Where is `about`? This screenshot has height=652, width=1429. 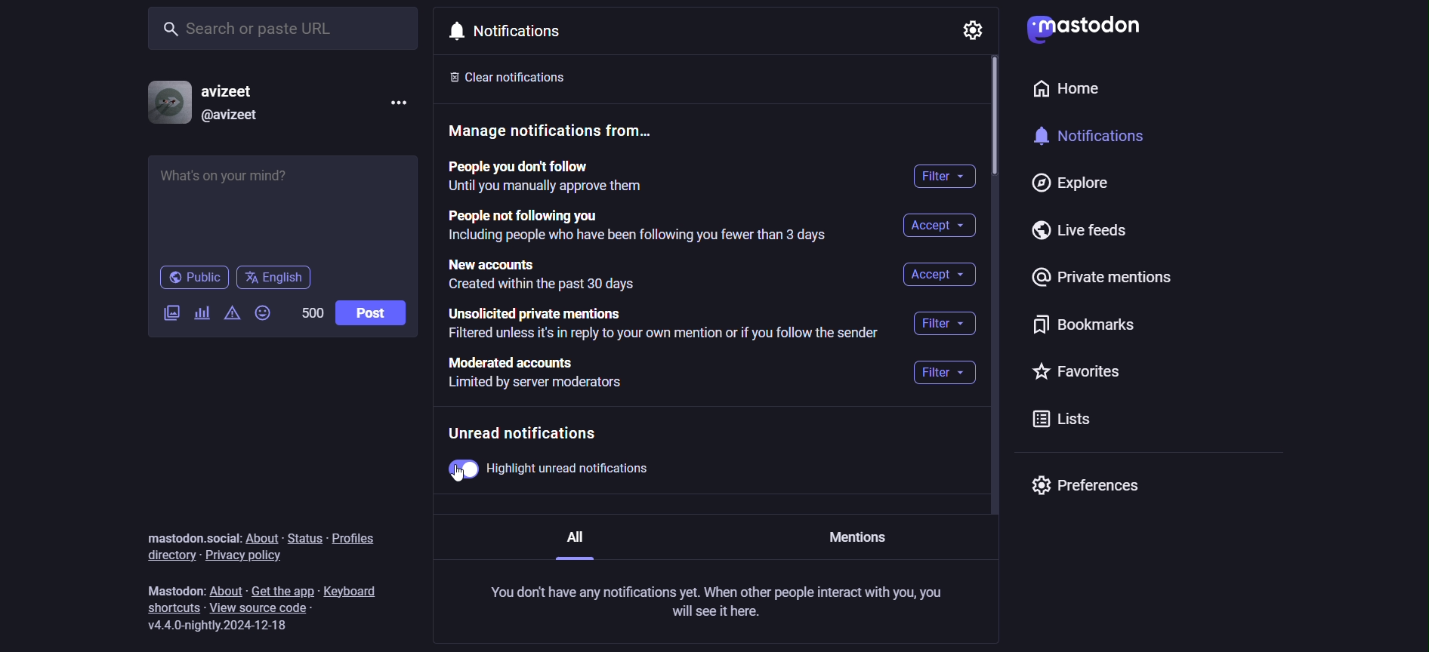
about is located at coordinates (266, 538).